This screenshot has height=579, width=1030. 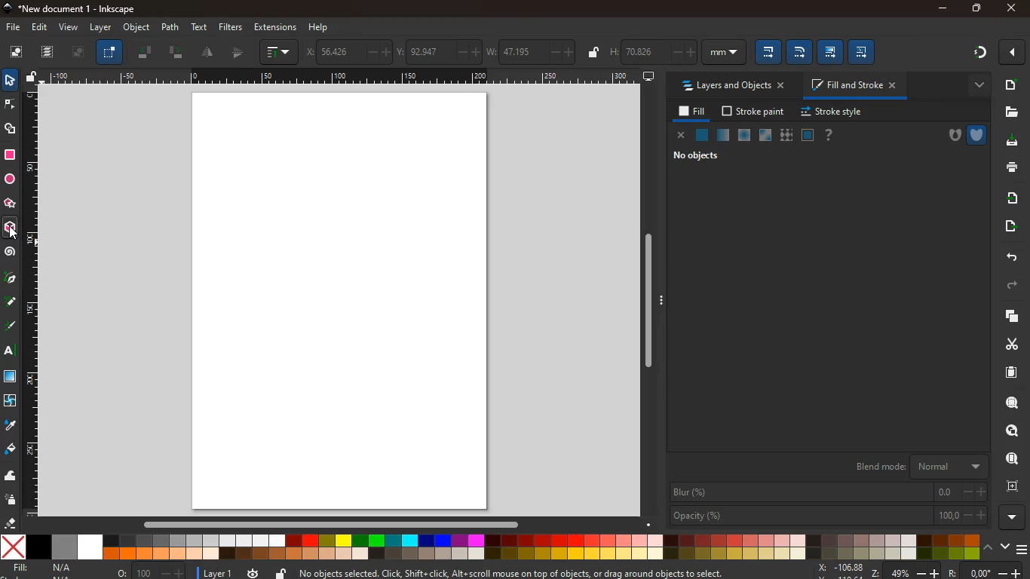 What do you see at coordinates (10, 305) in the screenshot?
I see `draw` at bounding box center [10, 305].